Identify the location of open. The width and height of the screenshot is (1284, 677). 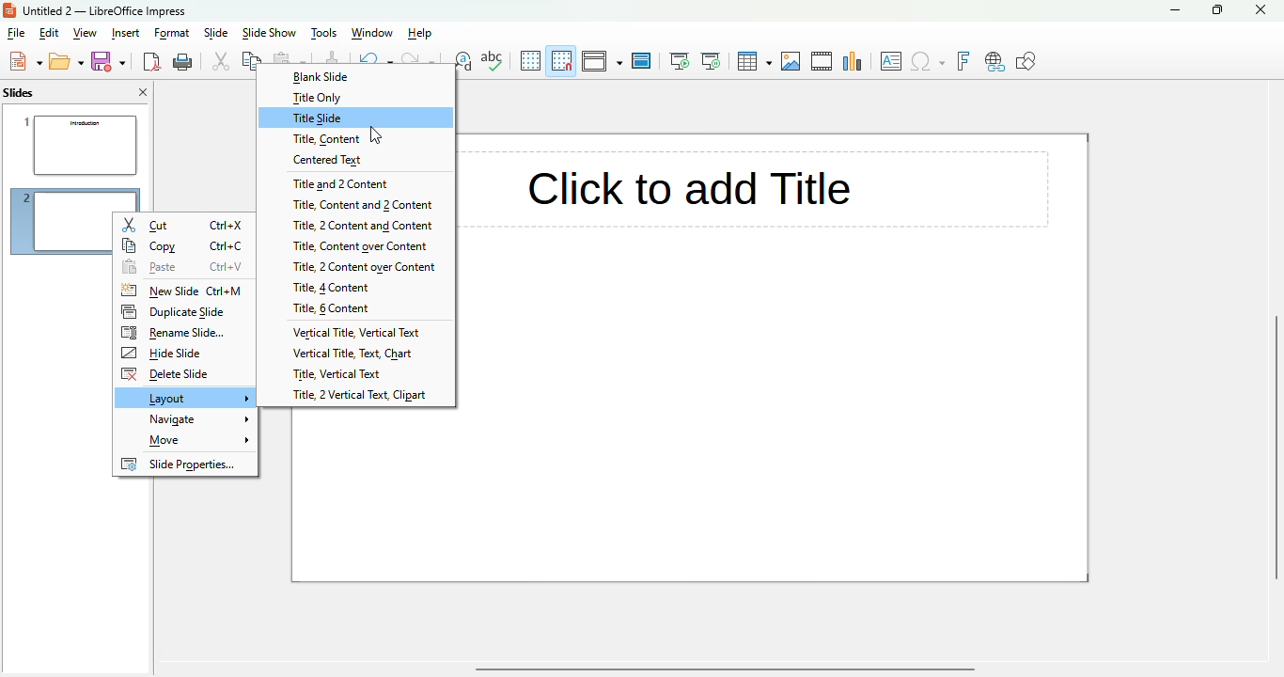
(67, 61).